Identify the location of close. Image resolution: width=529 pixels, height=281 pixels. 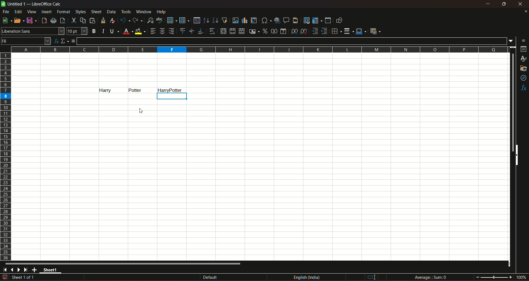
(525, 11).